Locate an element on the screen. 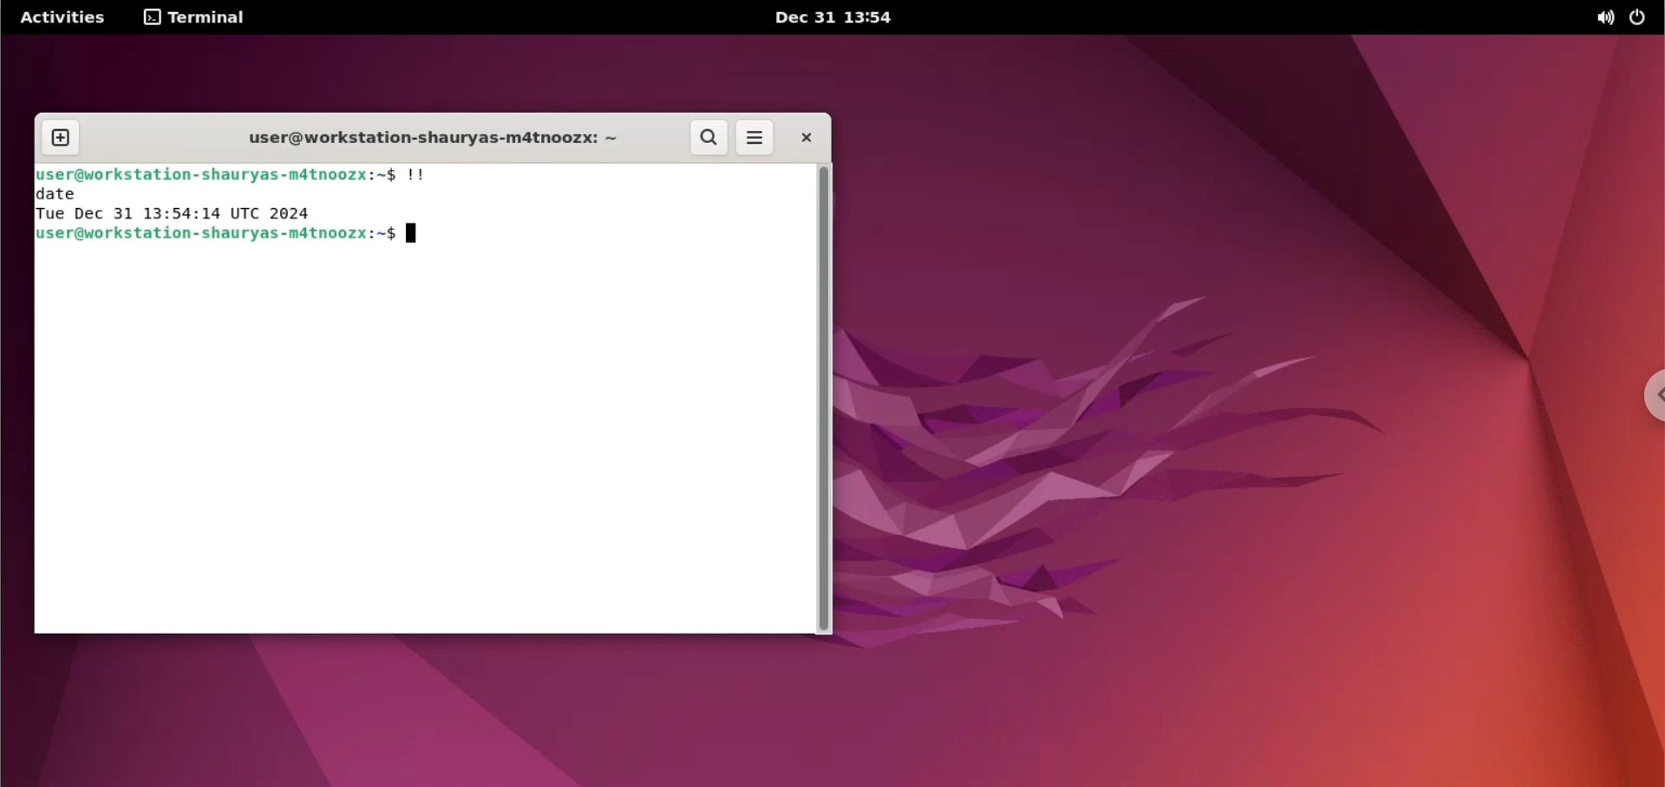 The height and width of the screenshot is (787, 1665). new tab is located at coordinates (59, 139).